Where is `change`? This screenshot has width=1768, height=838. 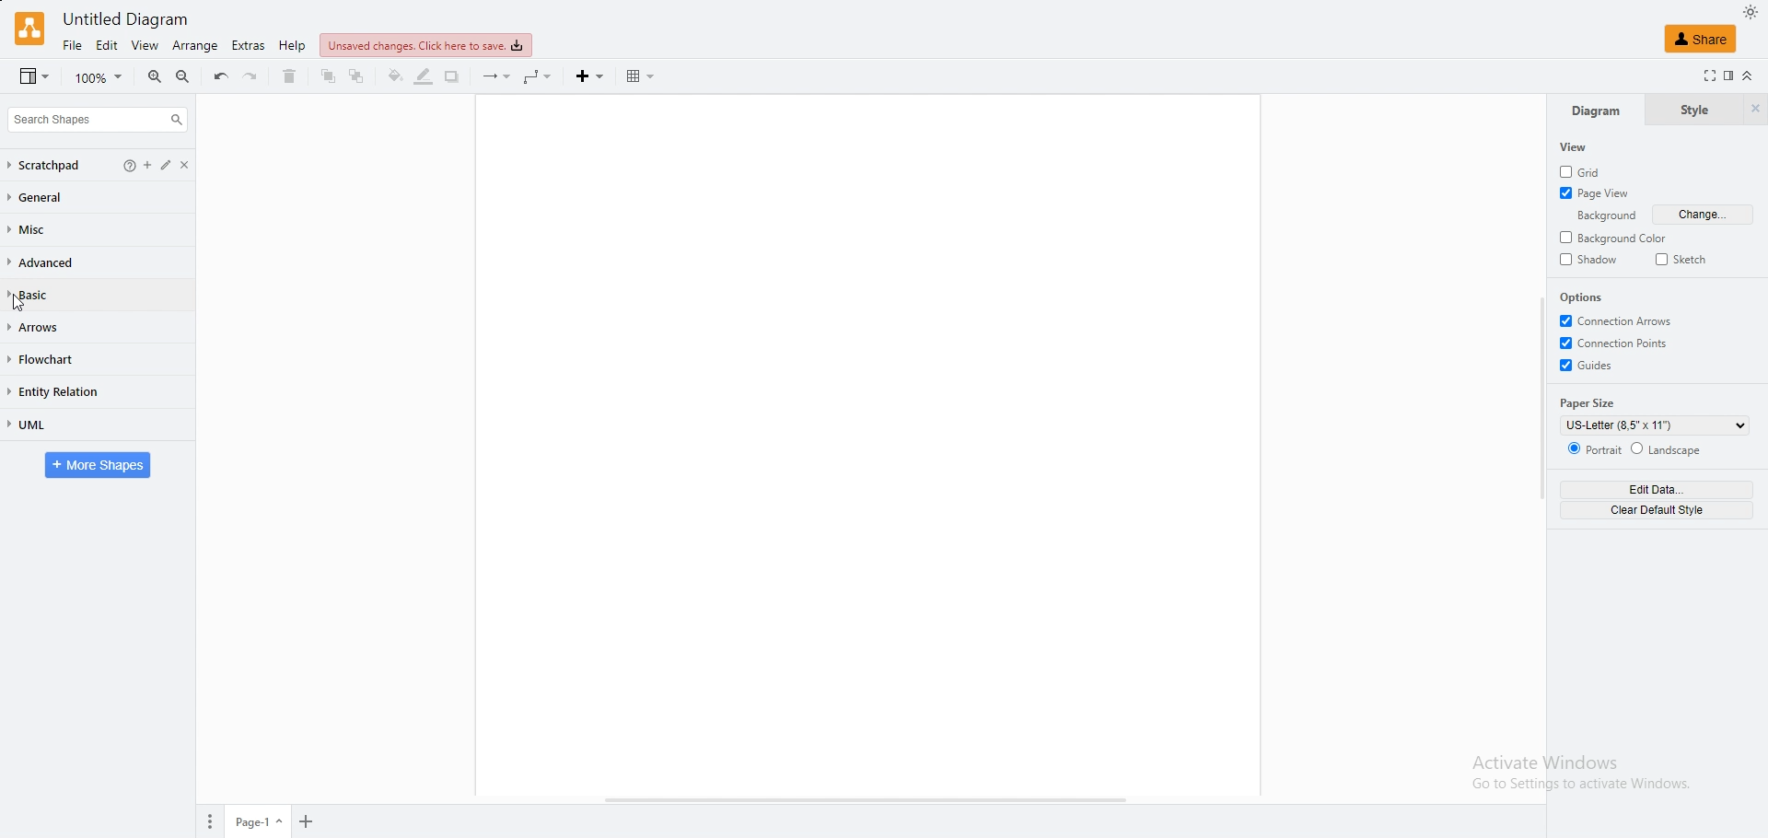 change is located at coordinates (1704, 215).